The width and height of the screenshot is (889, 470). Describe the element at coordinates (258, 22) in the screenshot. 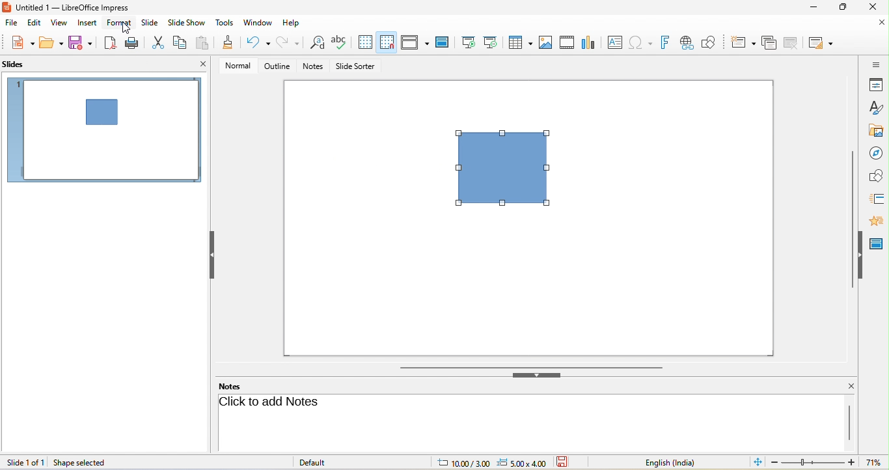

I see `window` at that location.